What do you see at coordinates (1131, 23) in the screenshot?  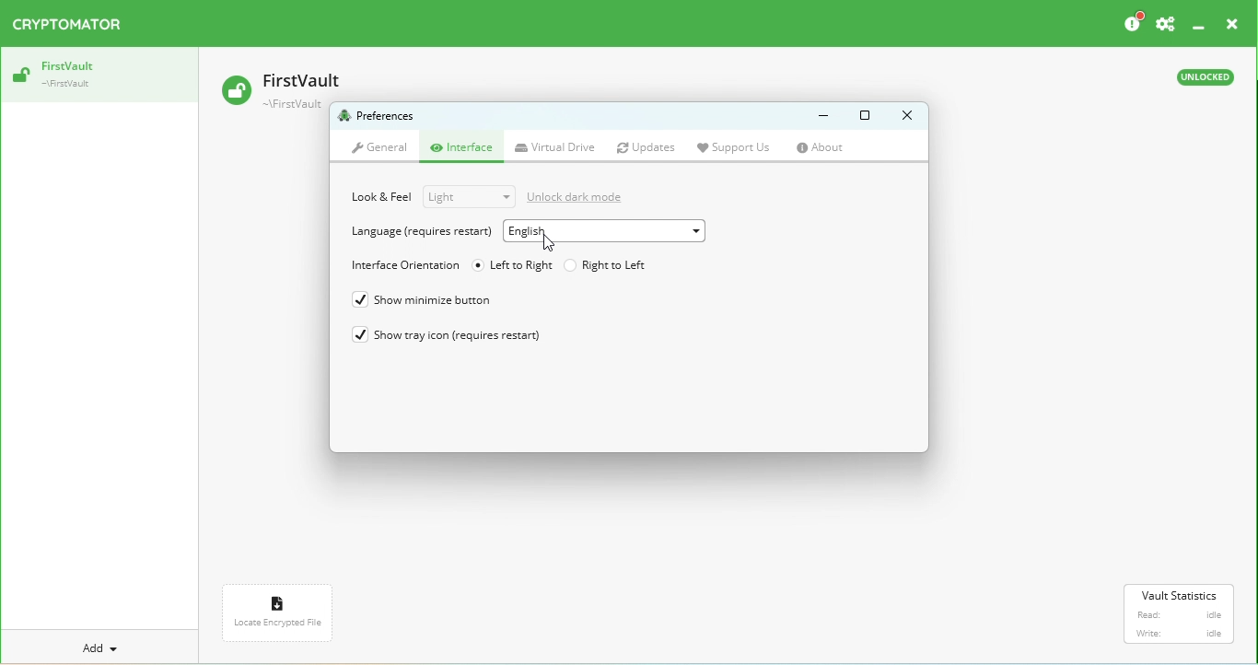 I see `Please considder donating` at bounding box center [1131, 23].